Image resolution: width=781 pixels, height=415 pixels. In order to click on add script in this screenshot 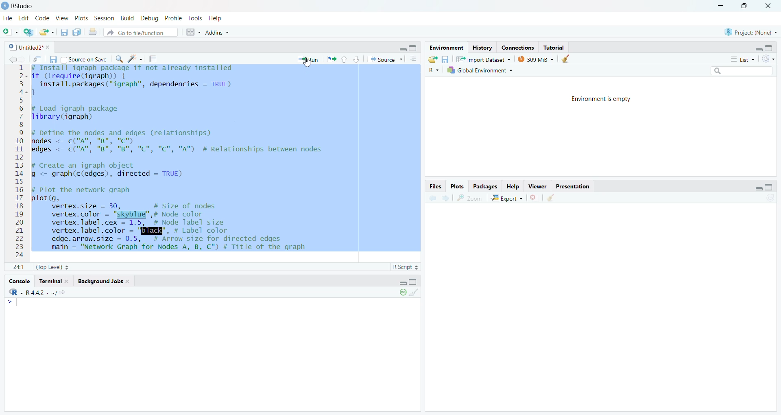, I will do `click(27, 32)`.